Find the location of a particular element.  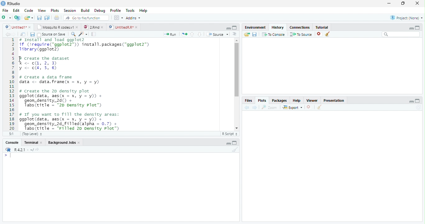

UnttiedR Rr” is located at coordinates (120, 27).